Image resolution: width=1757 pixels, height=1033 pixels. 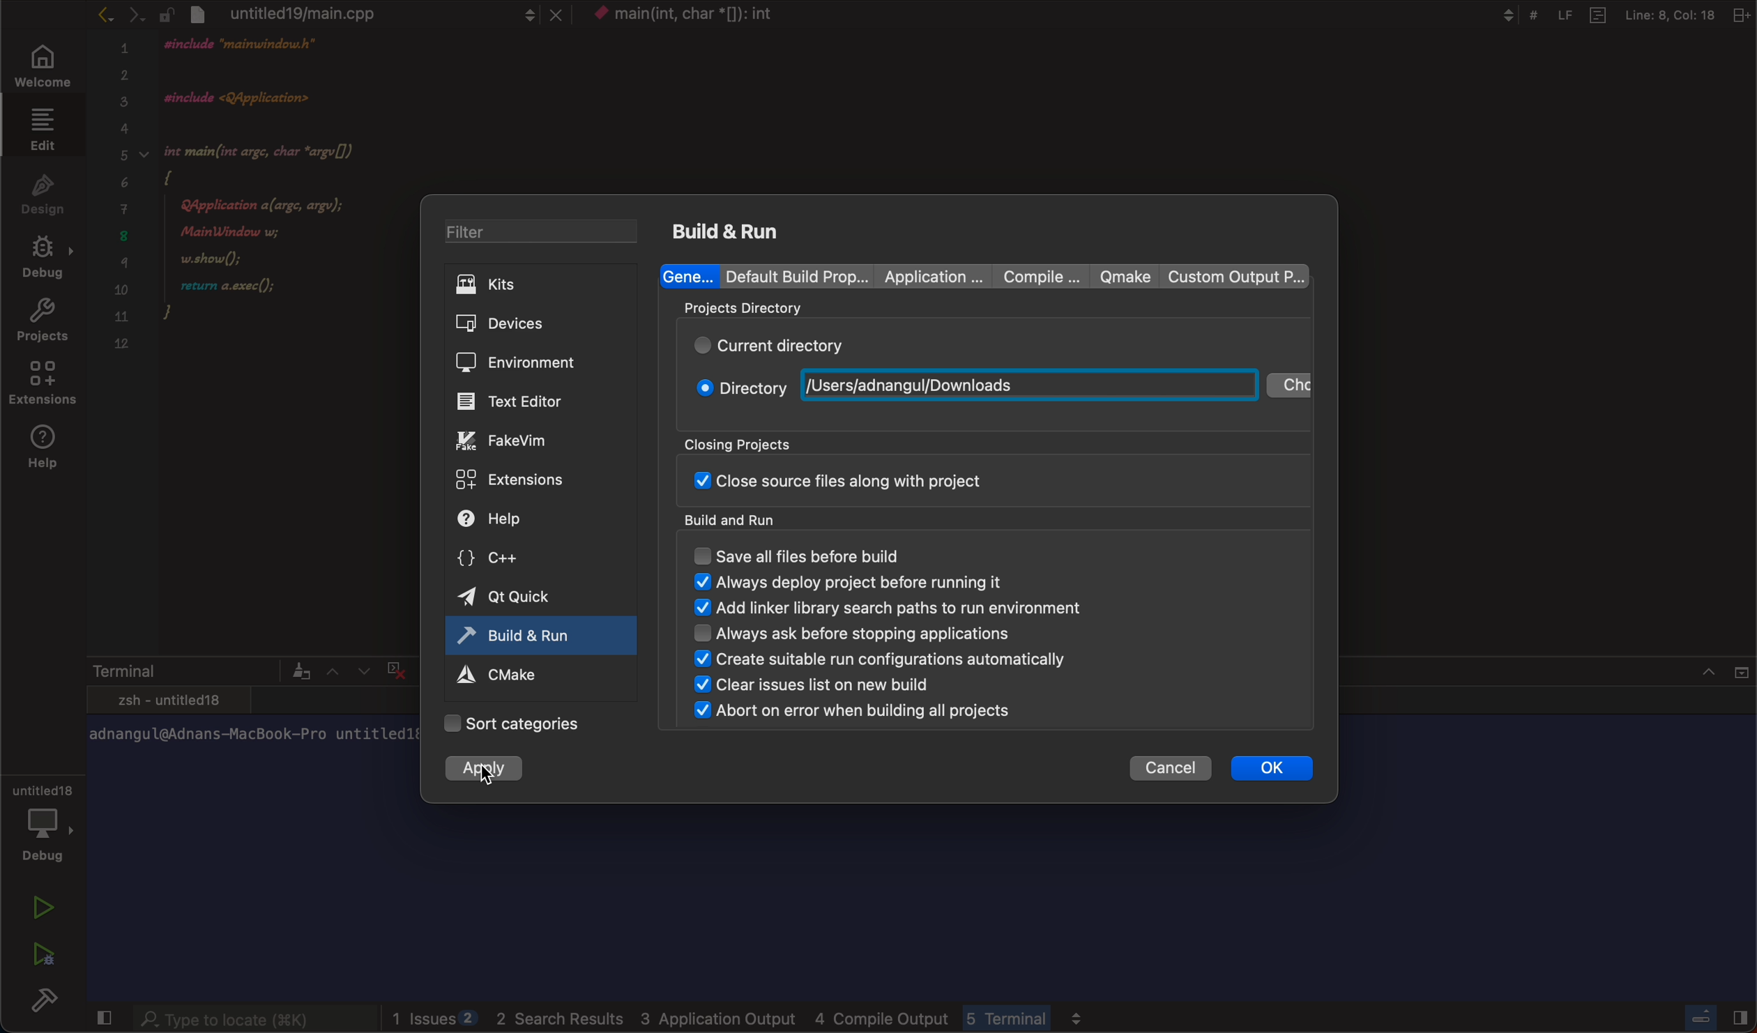 I want to click on extensions, so click(x=515, y=481).